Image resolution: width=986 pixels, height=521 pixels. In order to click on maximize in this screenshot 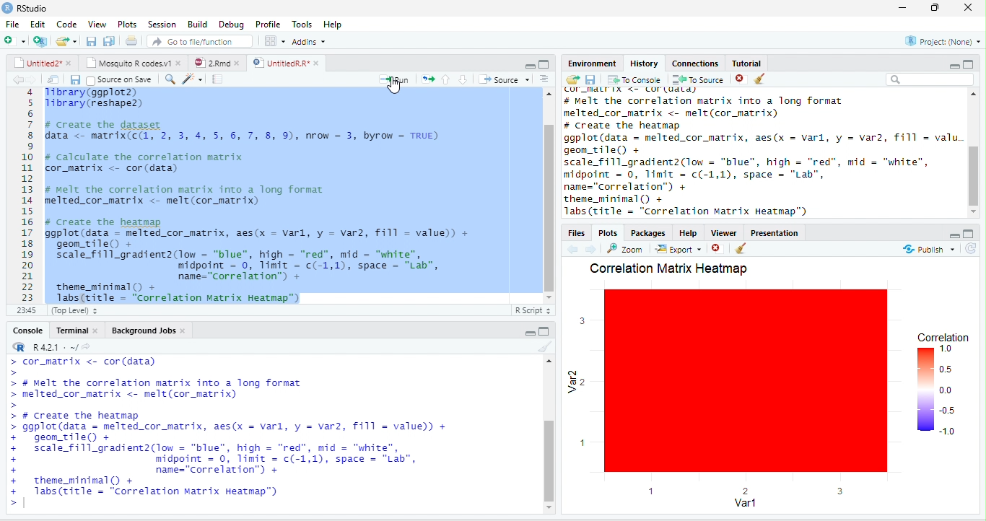, I will do `click(938, 8)`.